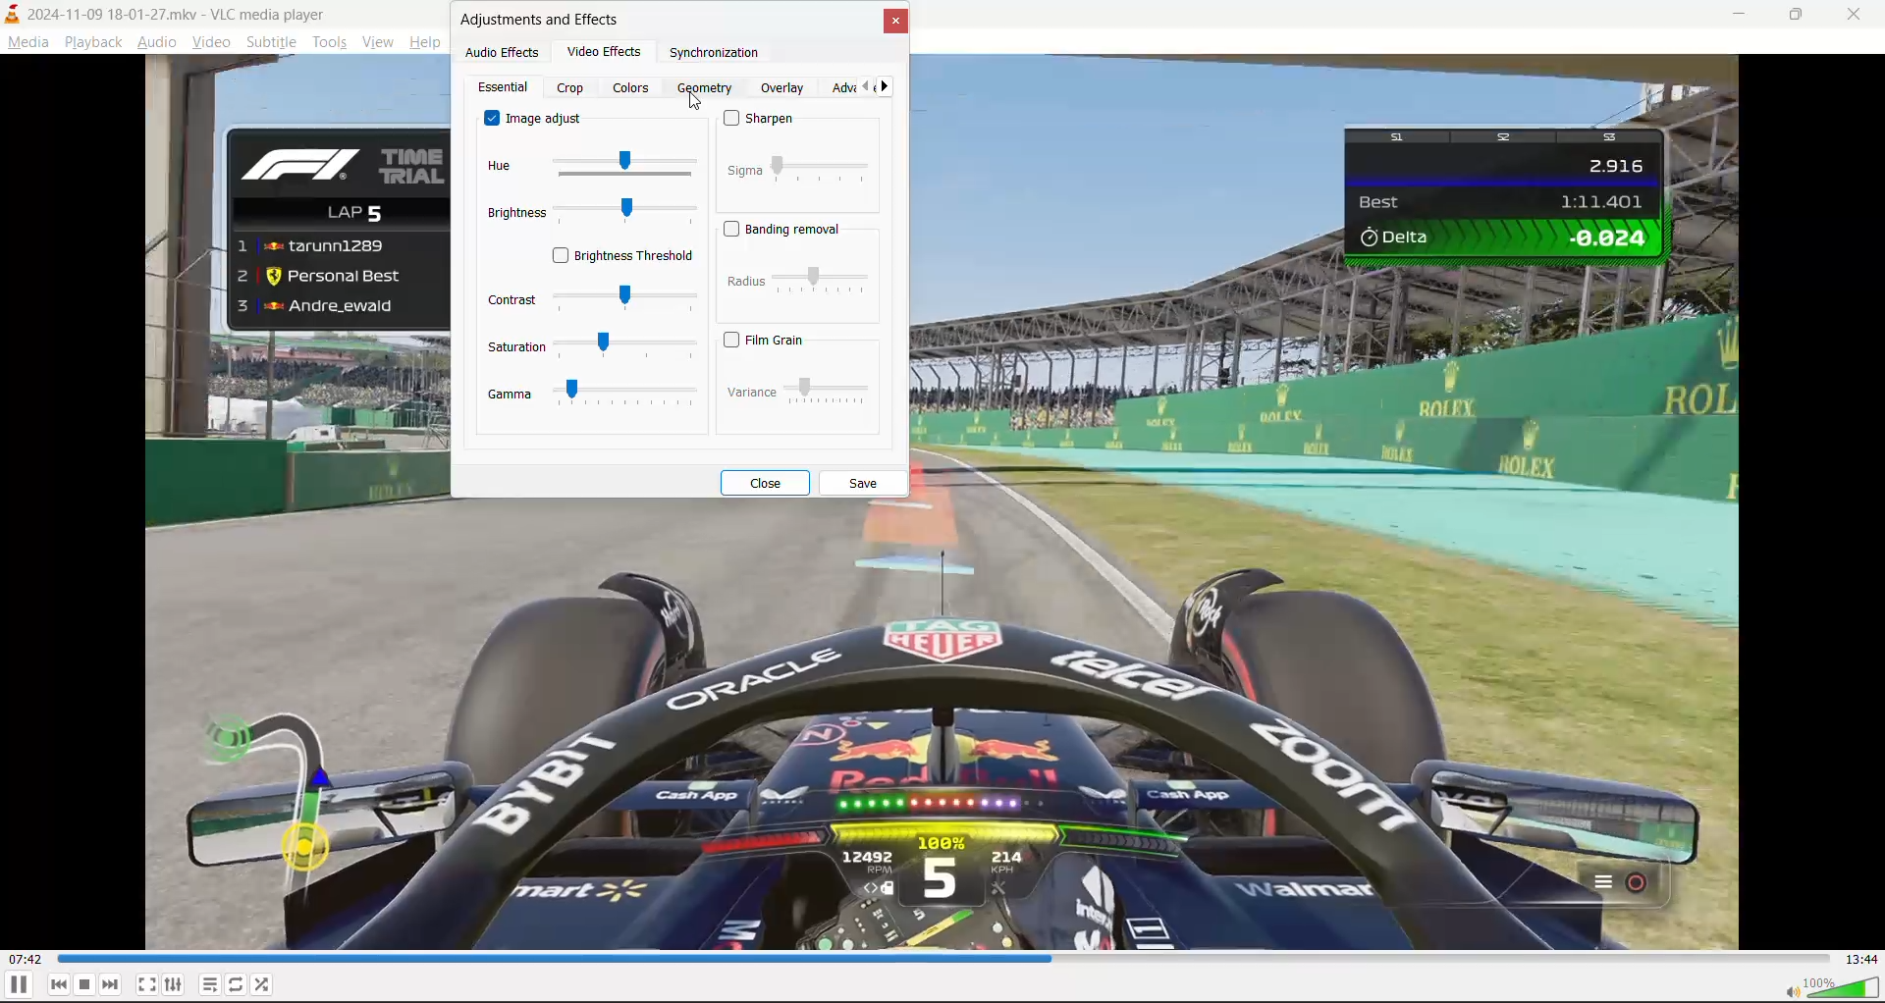  I want to click on save, so click(867, 482).